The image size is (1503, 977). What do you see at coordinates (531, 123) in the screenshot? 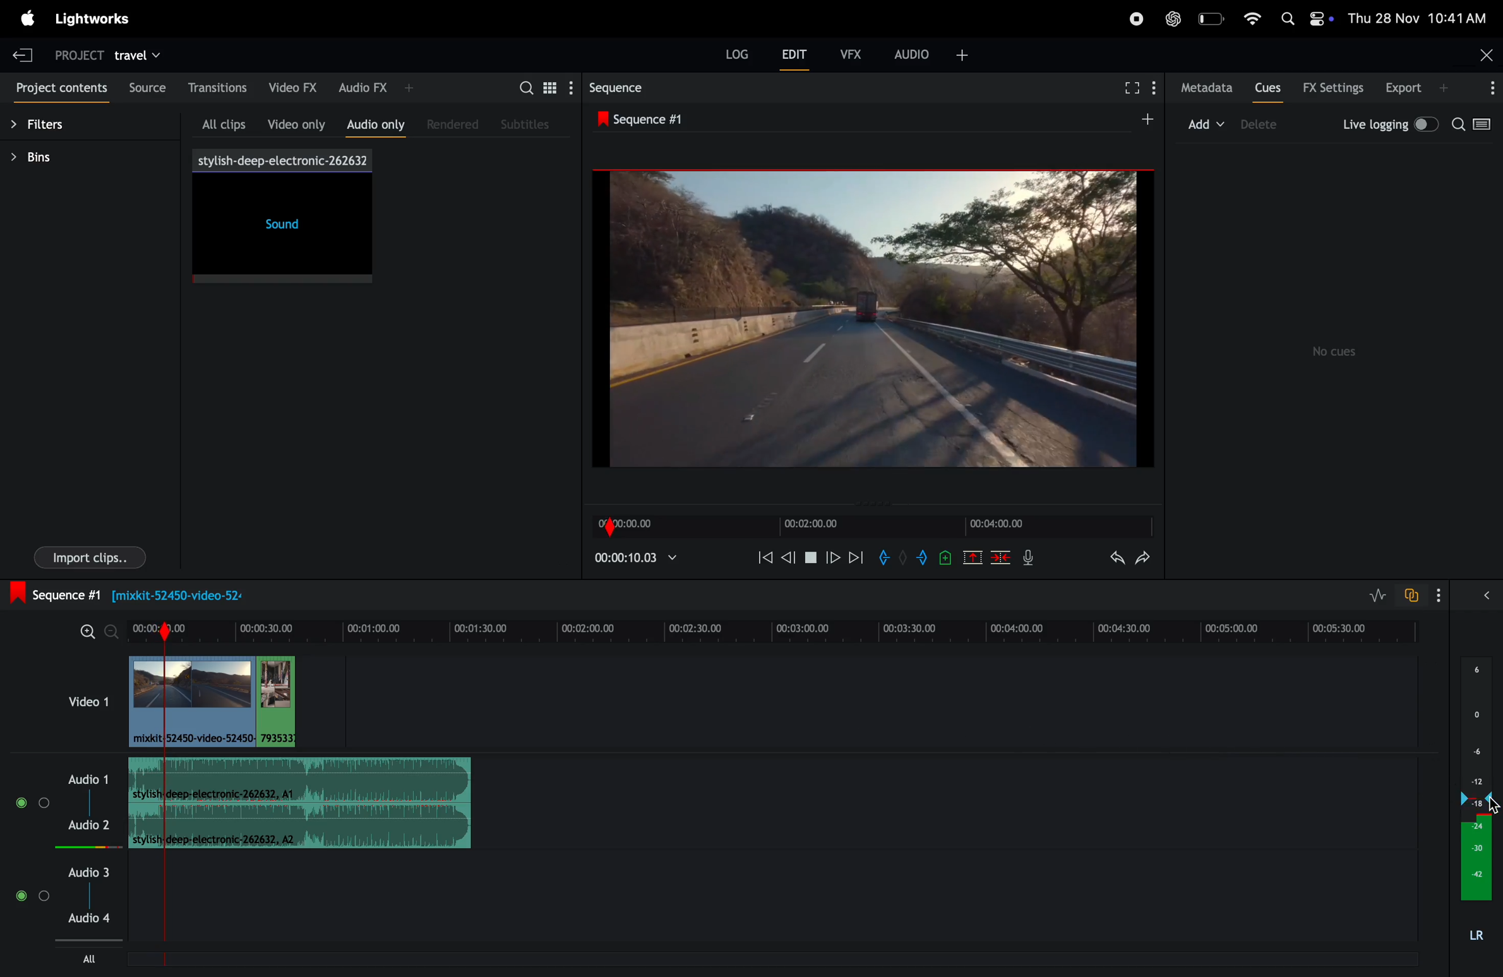
I see `sub titles` at bounding box center [531, 123].